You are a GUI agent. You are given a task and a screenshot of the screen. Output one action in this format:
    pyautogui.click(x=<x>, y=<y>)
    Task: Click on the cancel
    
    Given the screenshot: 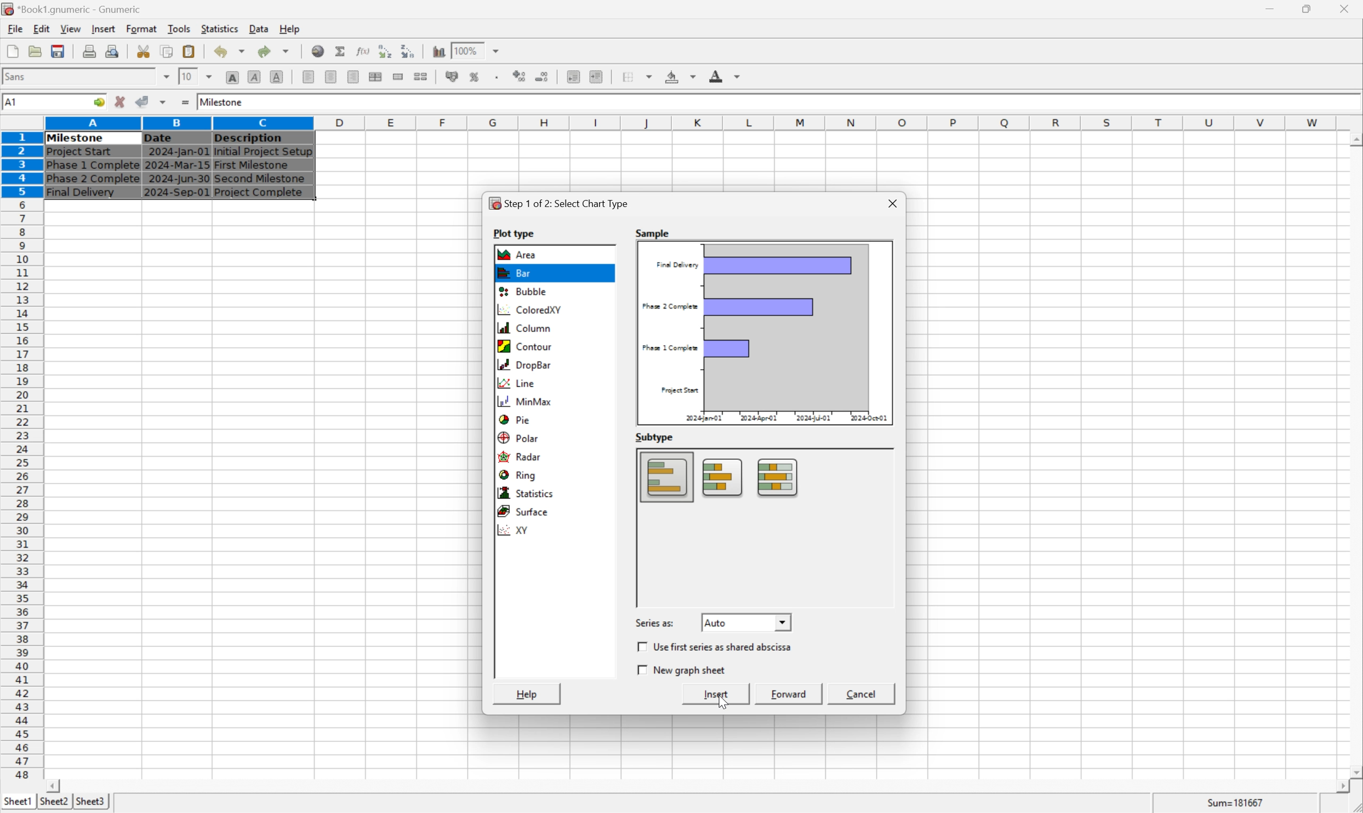 What is the action you would take?
    pyautogui.click(x=862, y=695)
    